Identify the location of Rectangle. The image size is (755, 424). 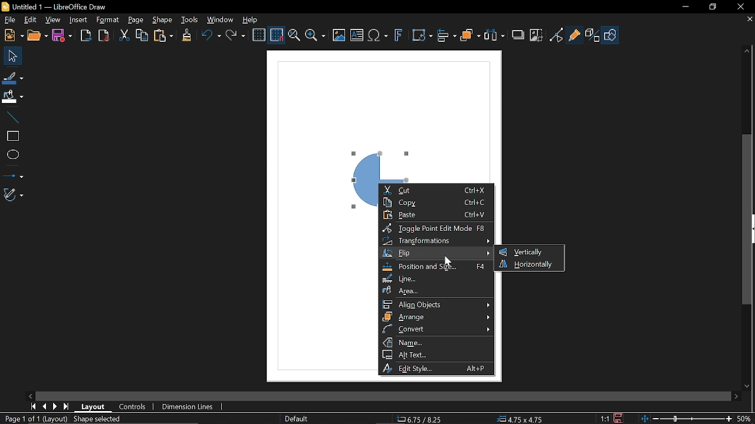
(11, 135).